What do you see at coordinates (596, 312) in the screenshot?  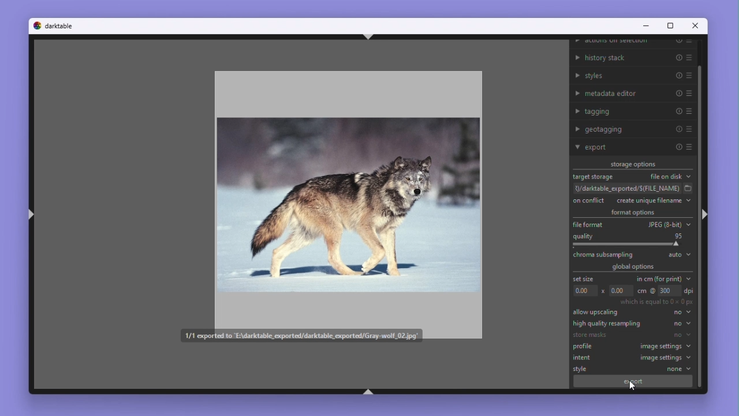 I see `Allow Up scale` at bounding box center [596, 312].